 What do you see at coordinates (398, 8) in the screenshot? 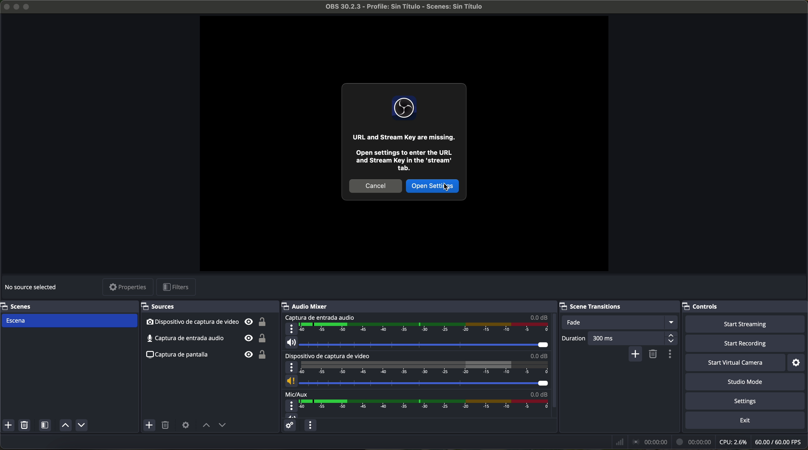
I see `file name` at bounding box center [398, 8].